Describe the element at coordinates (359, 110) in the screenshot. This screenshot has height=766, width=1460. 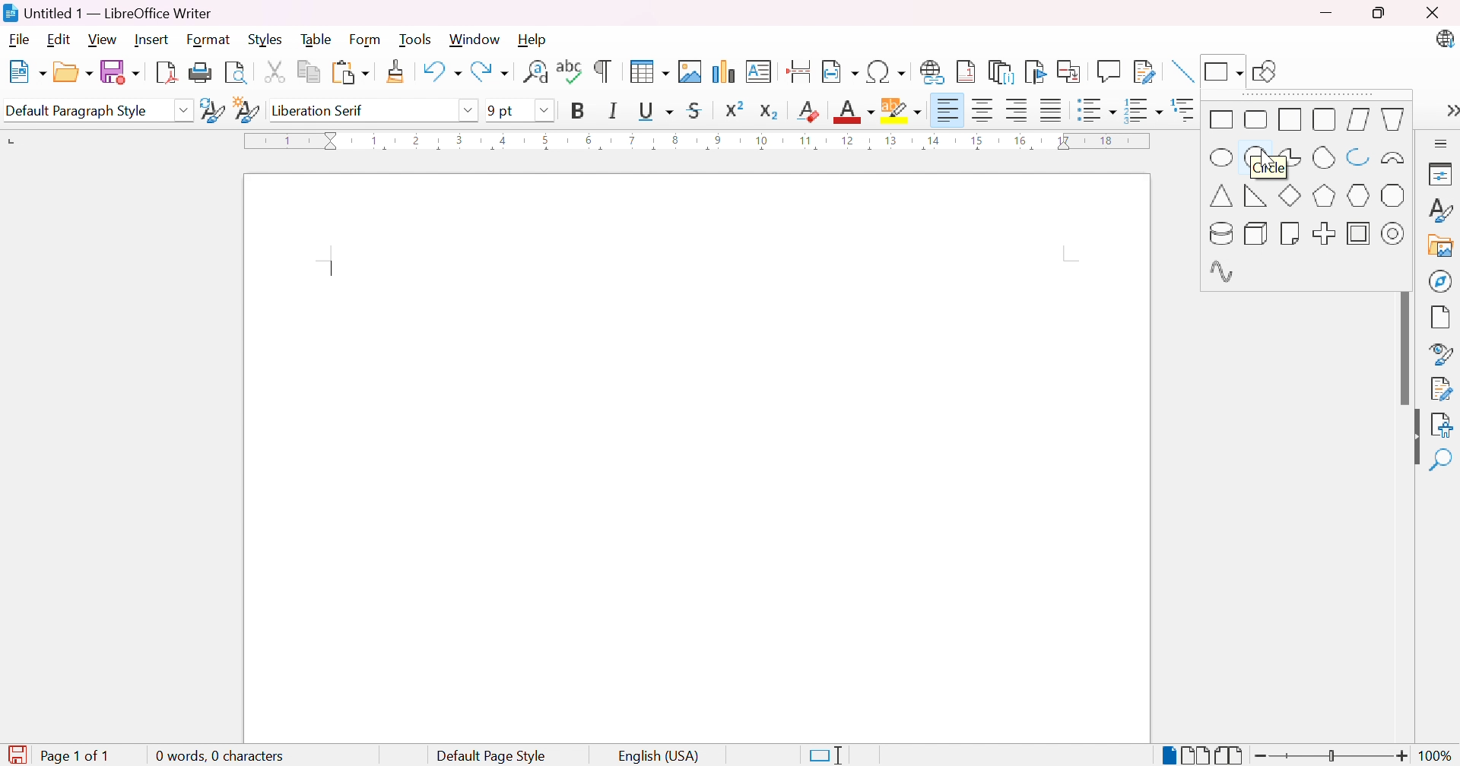
I see `Font name` at that location.